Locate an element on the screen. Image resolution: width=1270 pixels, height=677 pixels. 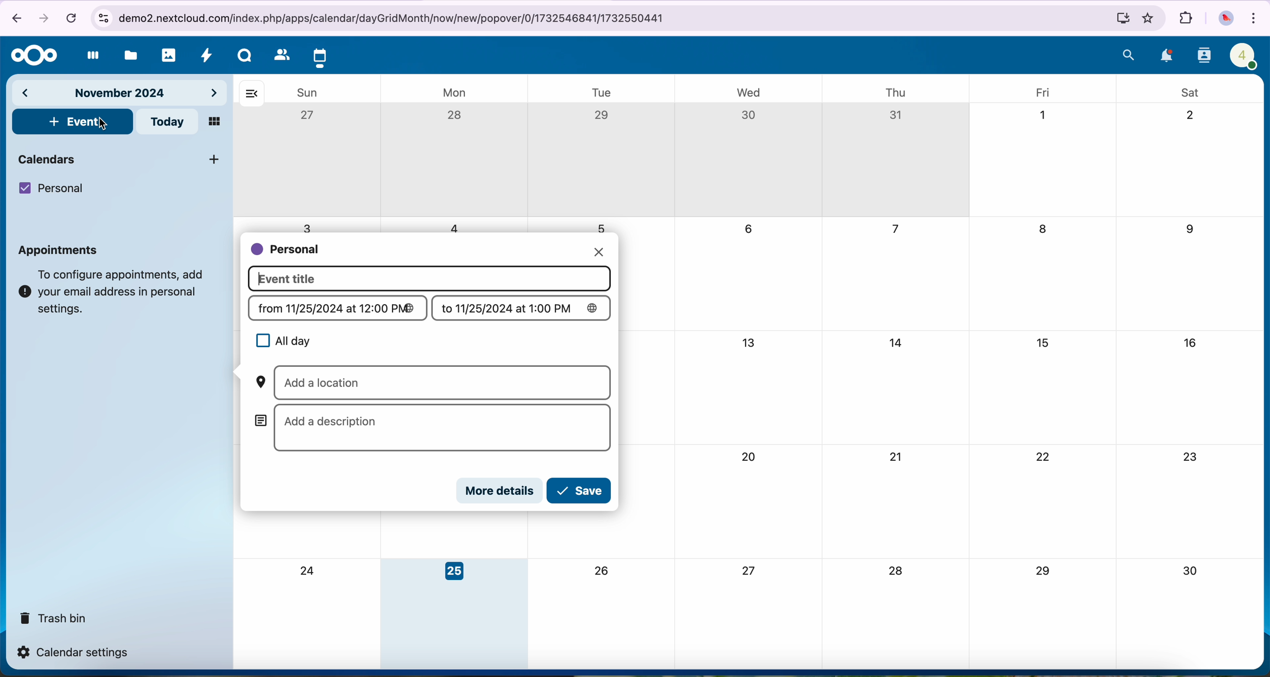
navigate foward is located at coordinates (42, 20).